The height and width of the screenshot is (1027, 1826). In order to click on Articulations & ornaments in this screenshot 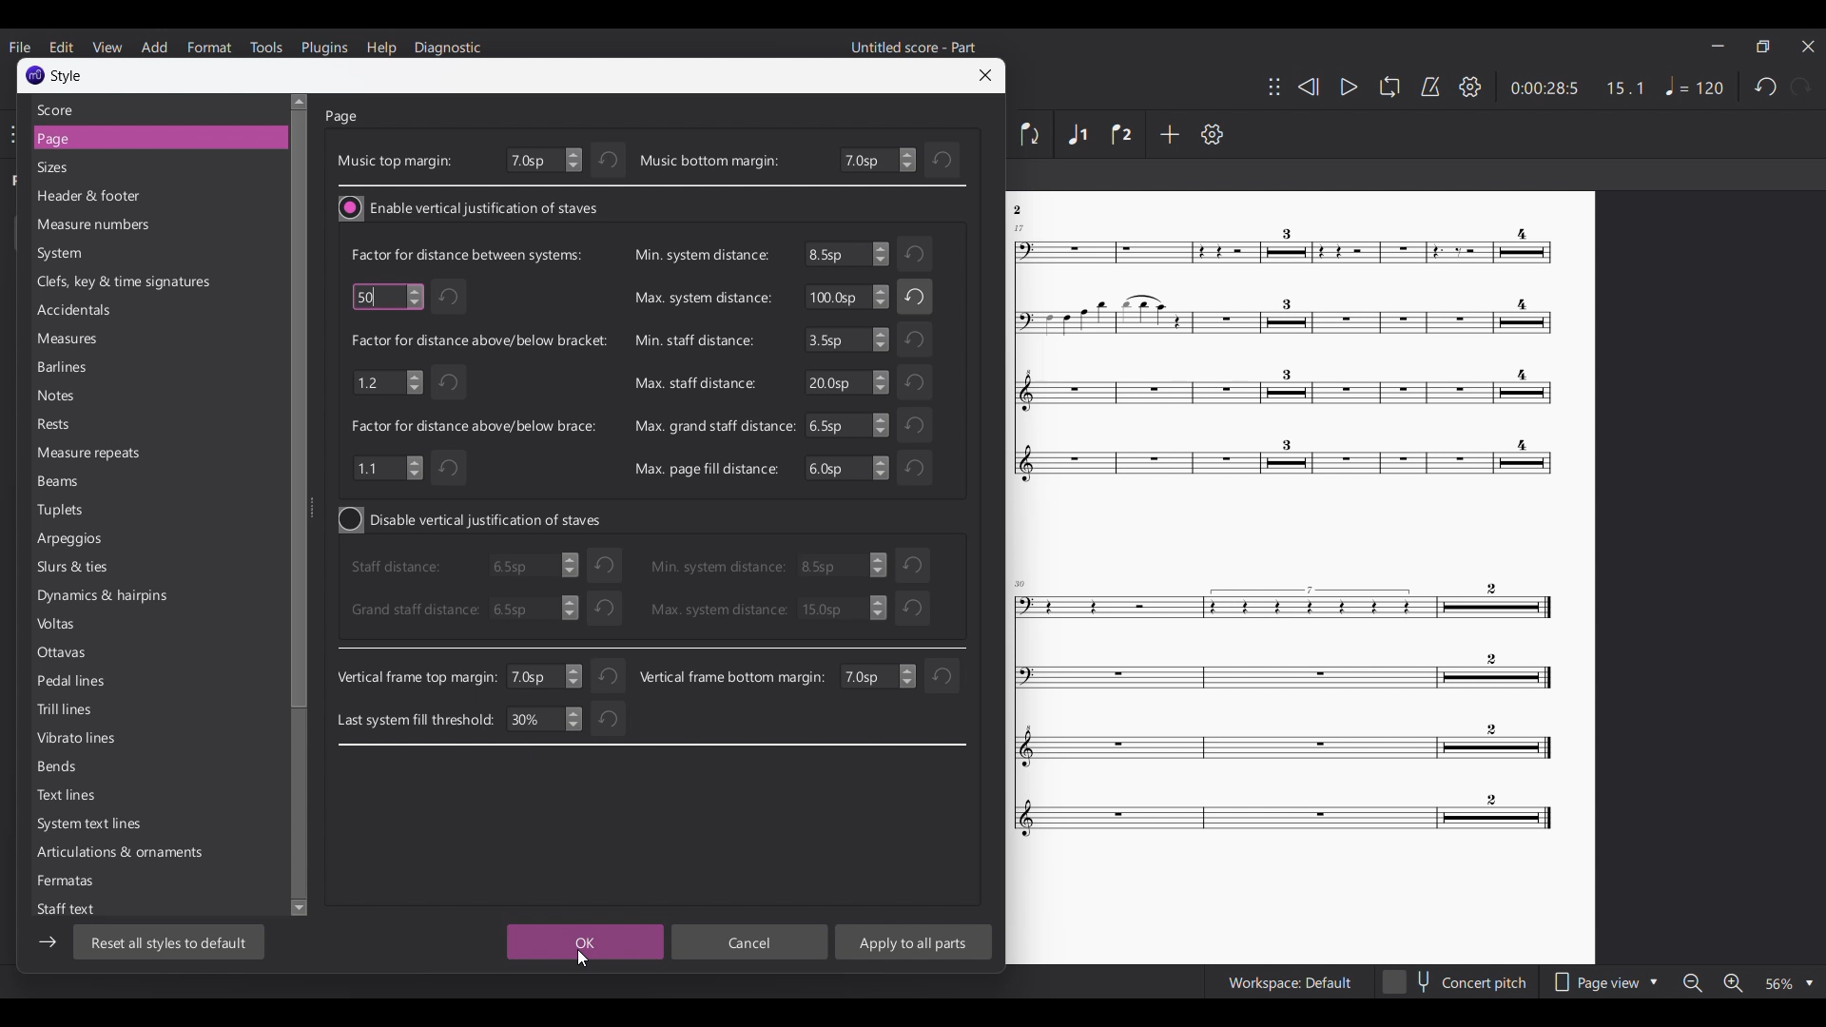, I will do `click(118, 854)`.